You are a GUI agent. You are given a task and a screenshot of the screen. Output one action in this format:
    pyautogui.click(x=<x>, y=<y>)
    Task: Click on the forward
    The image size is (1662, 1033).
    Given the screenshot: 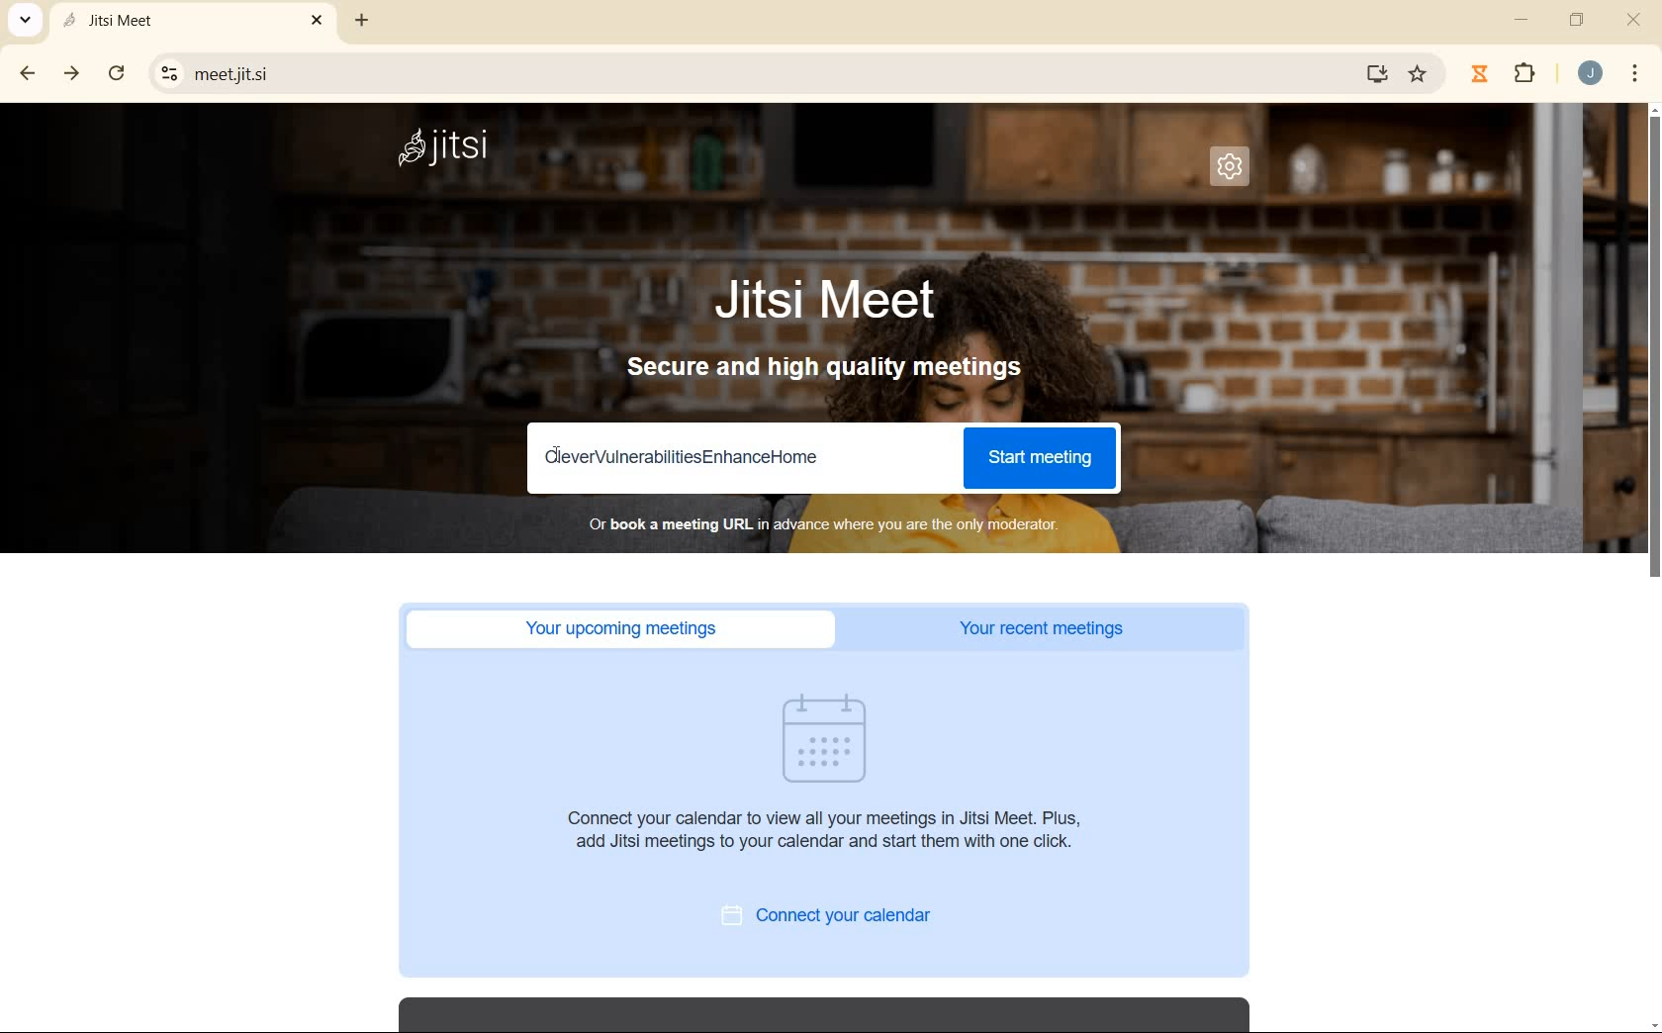 What is the action you would take?
    pyautogui.click(x=67, y=73)
    